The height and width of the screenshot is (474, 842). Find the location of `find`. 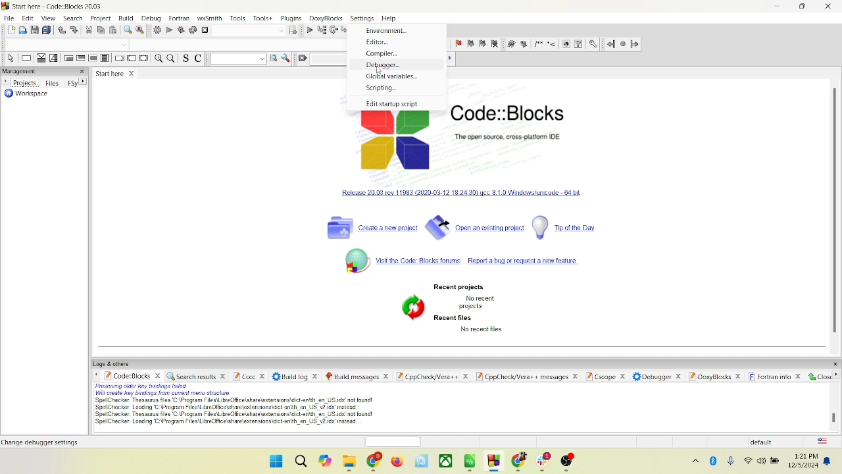

find is located at coordinates (126, 30).